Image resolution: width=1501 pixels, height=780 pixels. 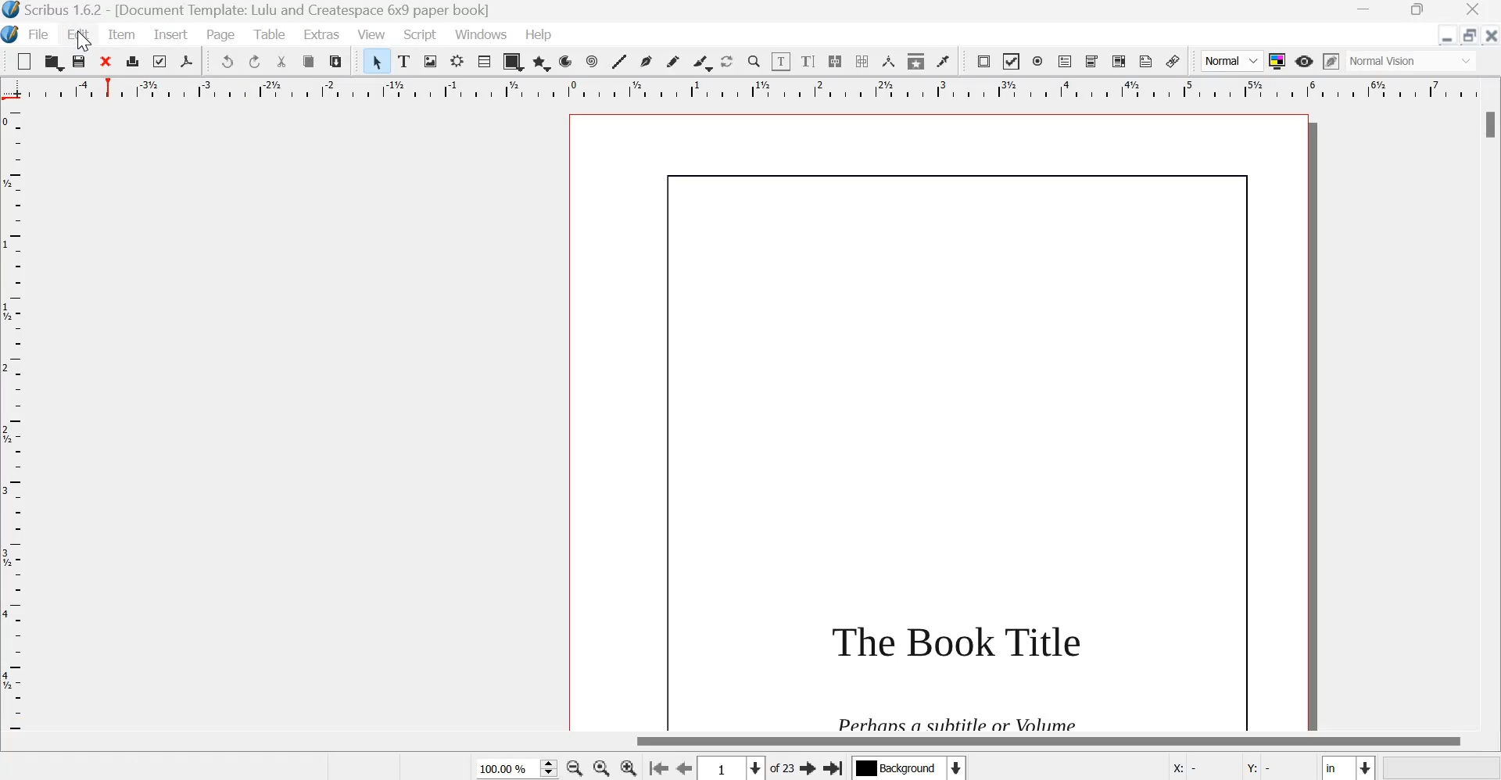 What do you see at coordinates (647, 62) in the screenshot?
I see `Bezier curve` at bounding box center [647, 62].